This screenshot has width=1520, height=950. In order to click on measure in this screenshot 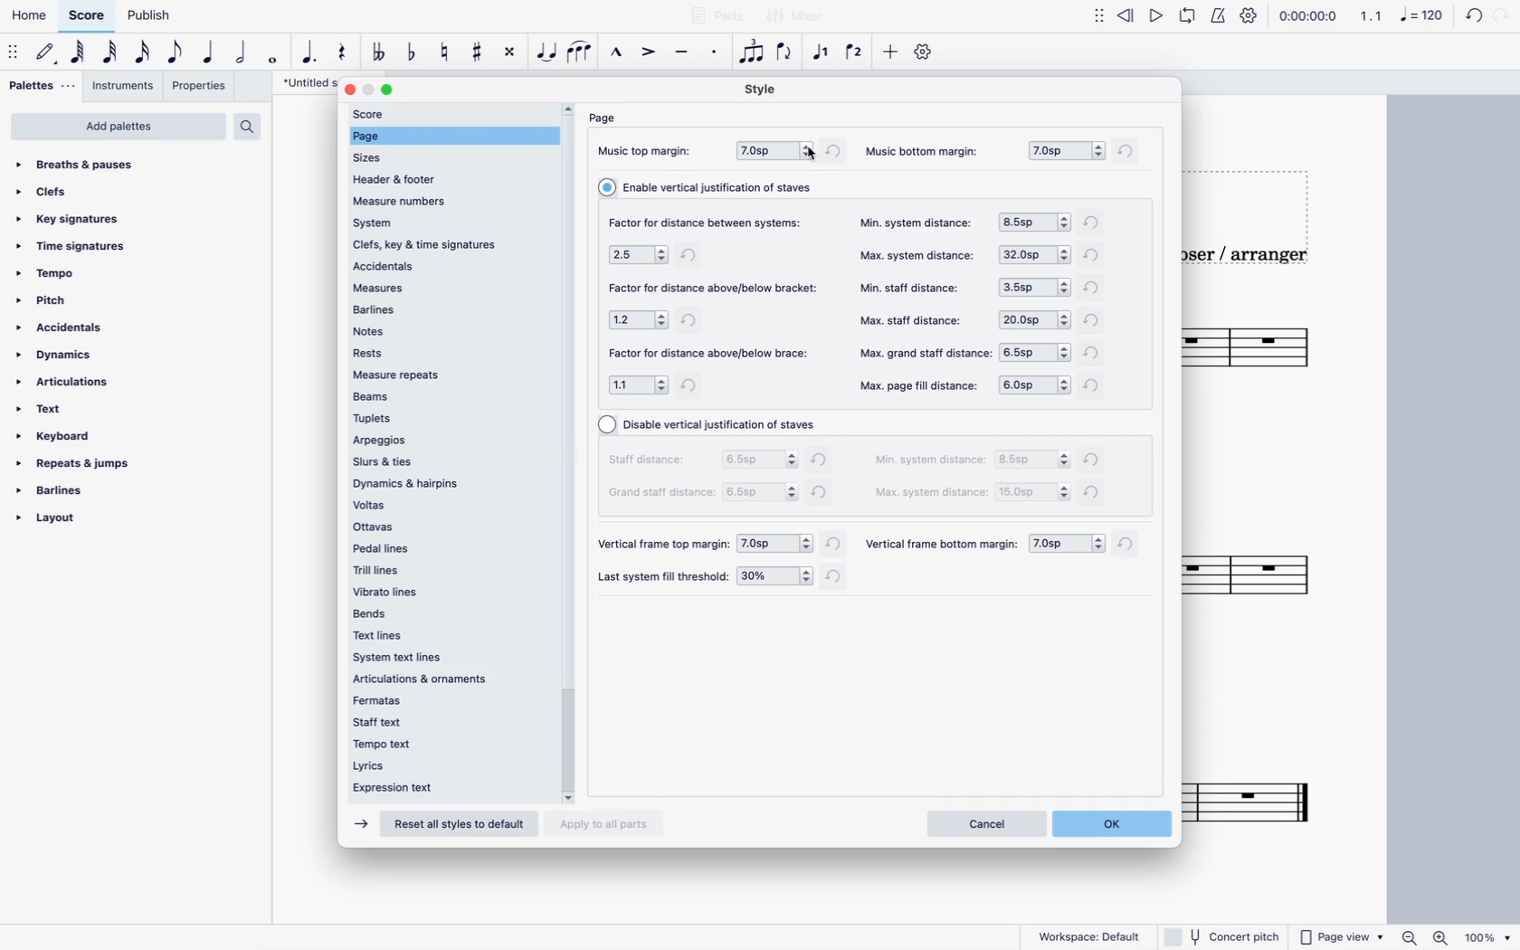, I will do `click(451, 285)`.